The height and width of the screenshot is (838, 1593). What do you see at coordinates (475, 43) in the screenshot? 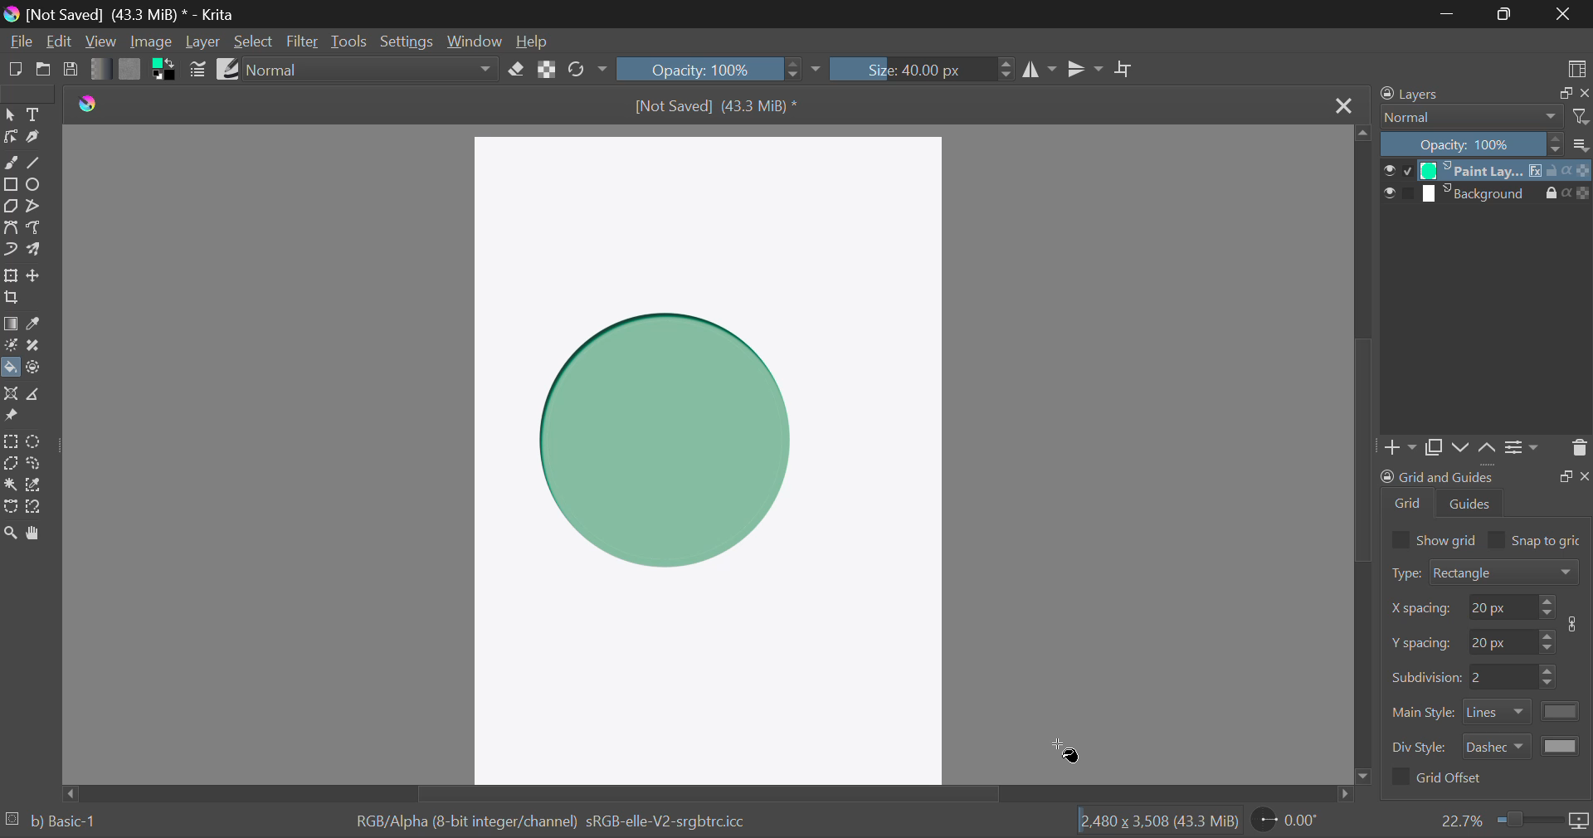
I see `Window` at bounding box center [475, 43].